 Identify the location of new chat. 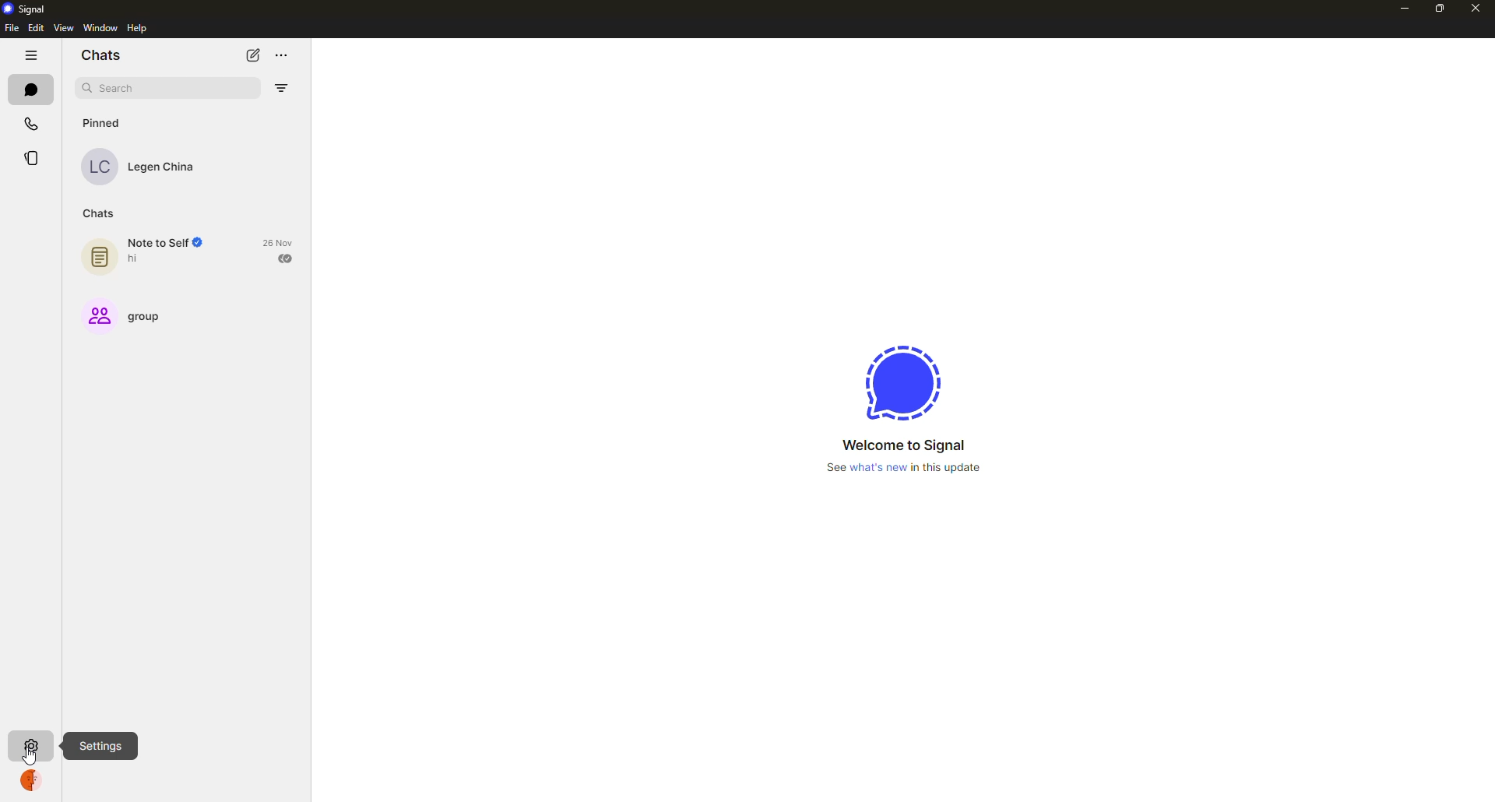
(254, 54).